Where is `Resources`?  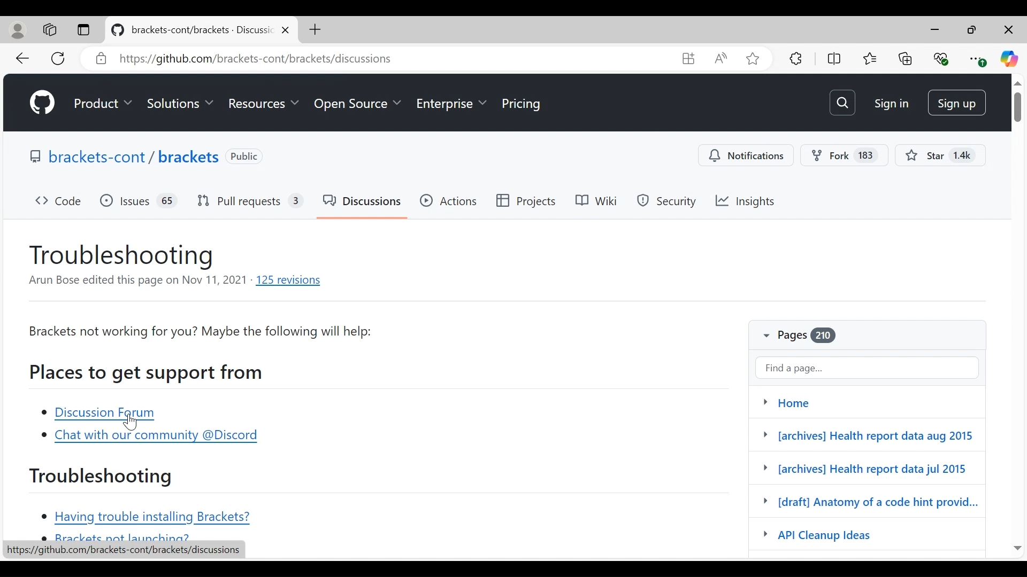
Resources is located at coordinates (262, 104).